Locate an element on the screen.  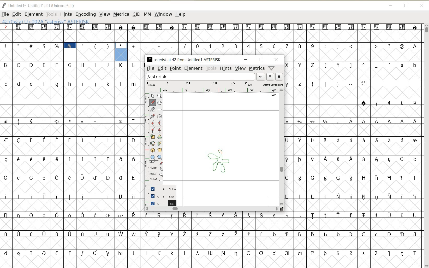
EDIT is located at coordinates (162, 69).